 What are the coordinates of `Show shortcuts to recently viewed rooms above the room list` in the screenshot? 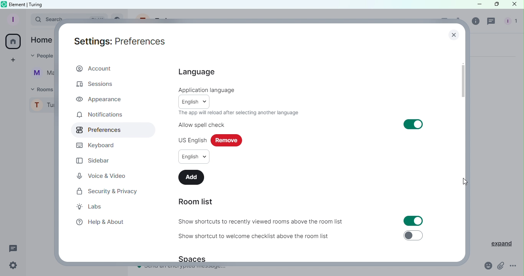 It's located at (262, 222).